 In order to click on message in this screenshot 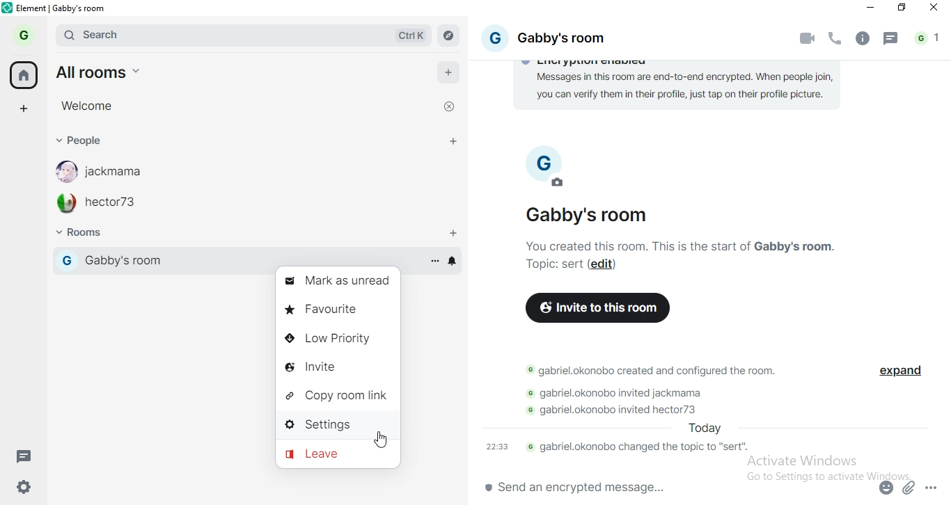, I will do `click(28, 458)`.